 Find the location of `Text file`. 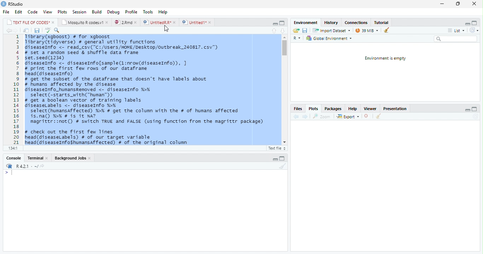

Text file is located at coordinates (277, 147).